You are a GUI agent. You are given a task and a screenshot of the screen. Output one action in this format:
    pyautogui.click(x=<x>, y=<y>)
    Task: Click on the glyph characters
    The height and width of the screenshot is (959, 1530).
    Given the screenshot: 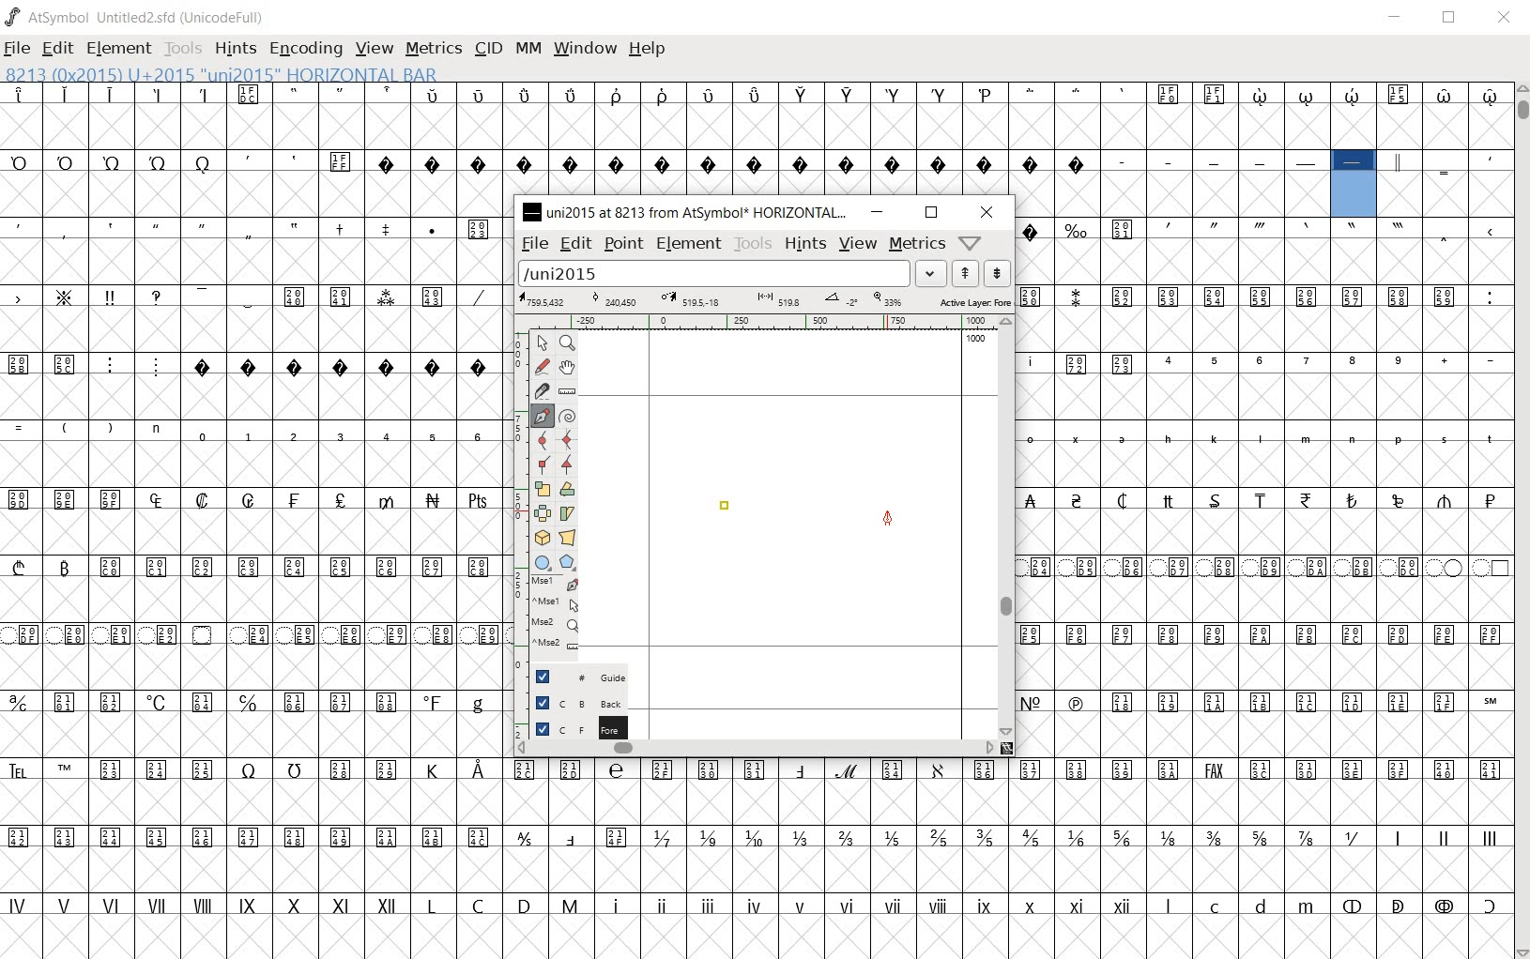 What is the action you would take?
    pyautogui.click(x=1264, y=486)
    